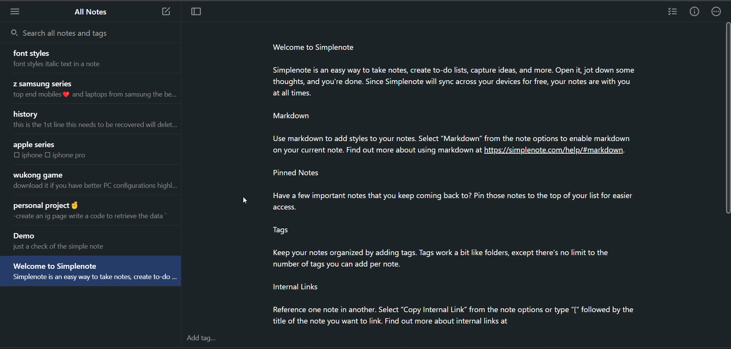 This screenshot has height=349, width=731. Describe the element at coordinates (93, 189) in the screenshot. I see `download it if you have better PC configurations highl...` at that location.